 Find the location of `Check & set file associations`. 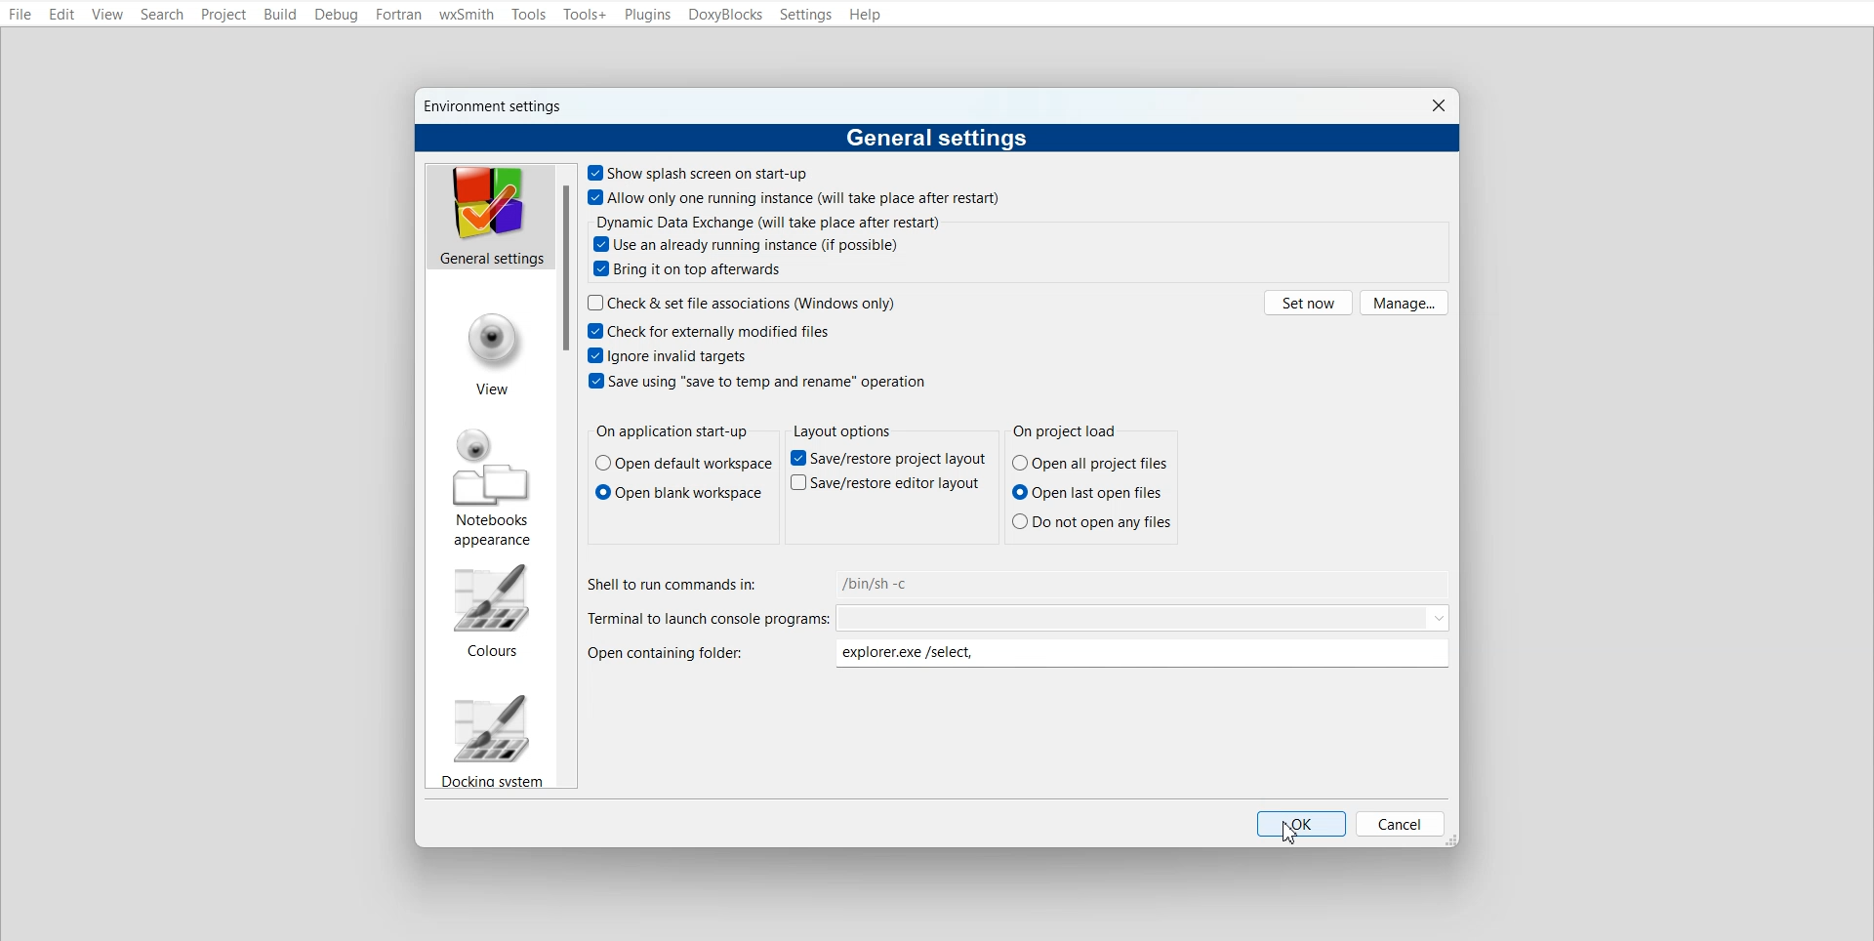

Check & set file associations is located at coordinates (743, 302).